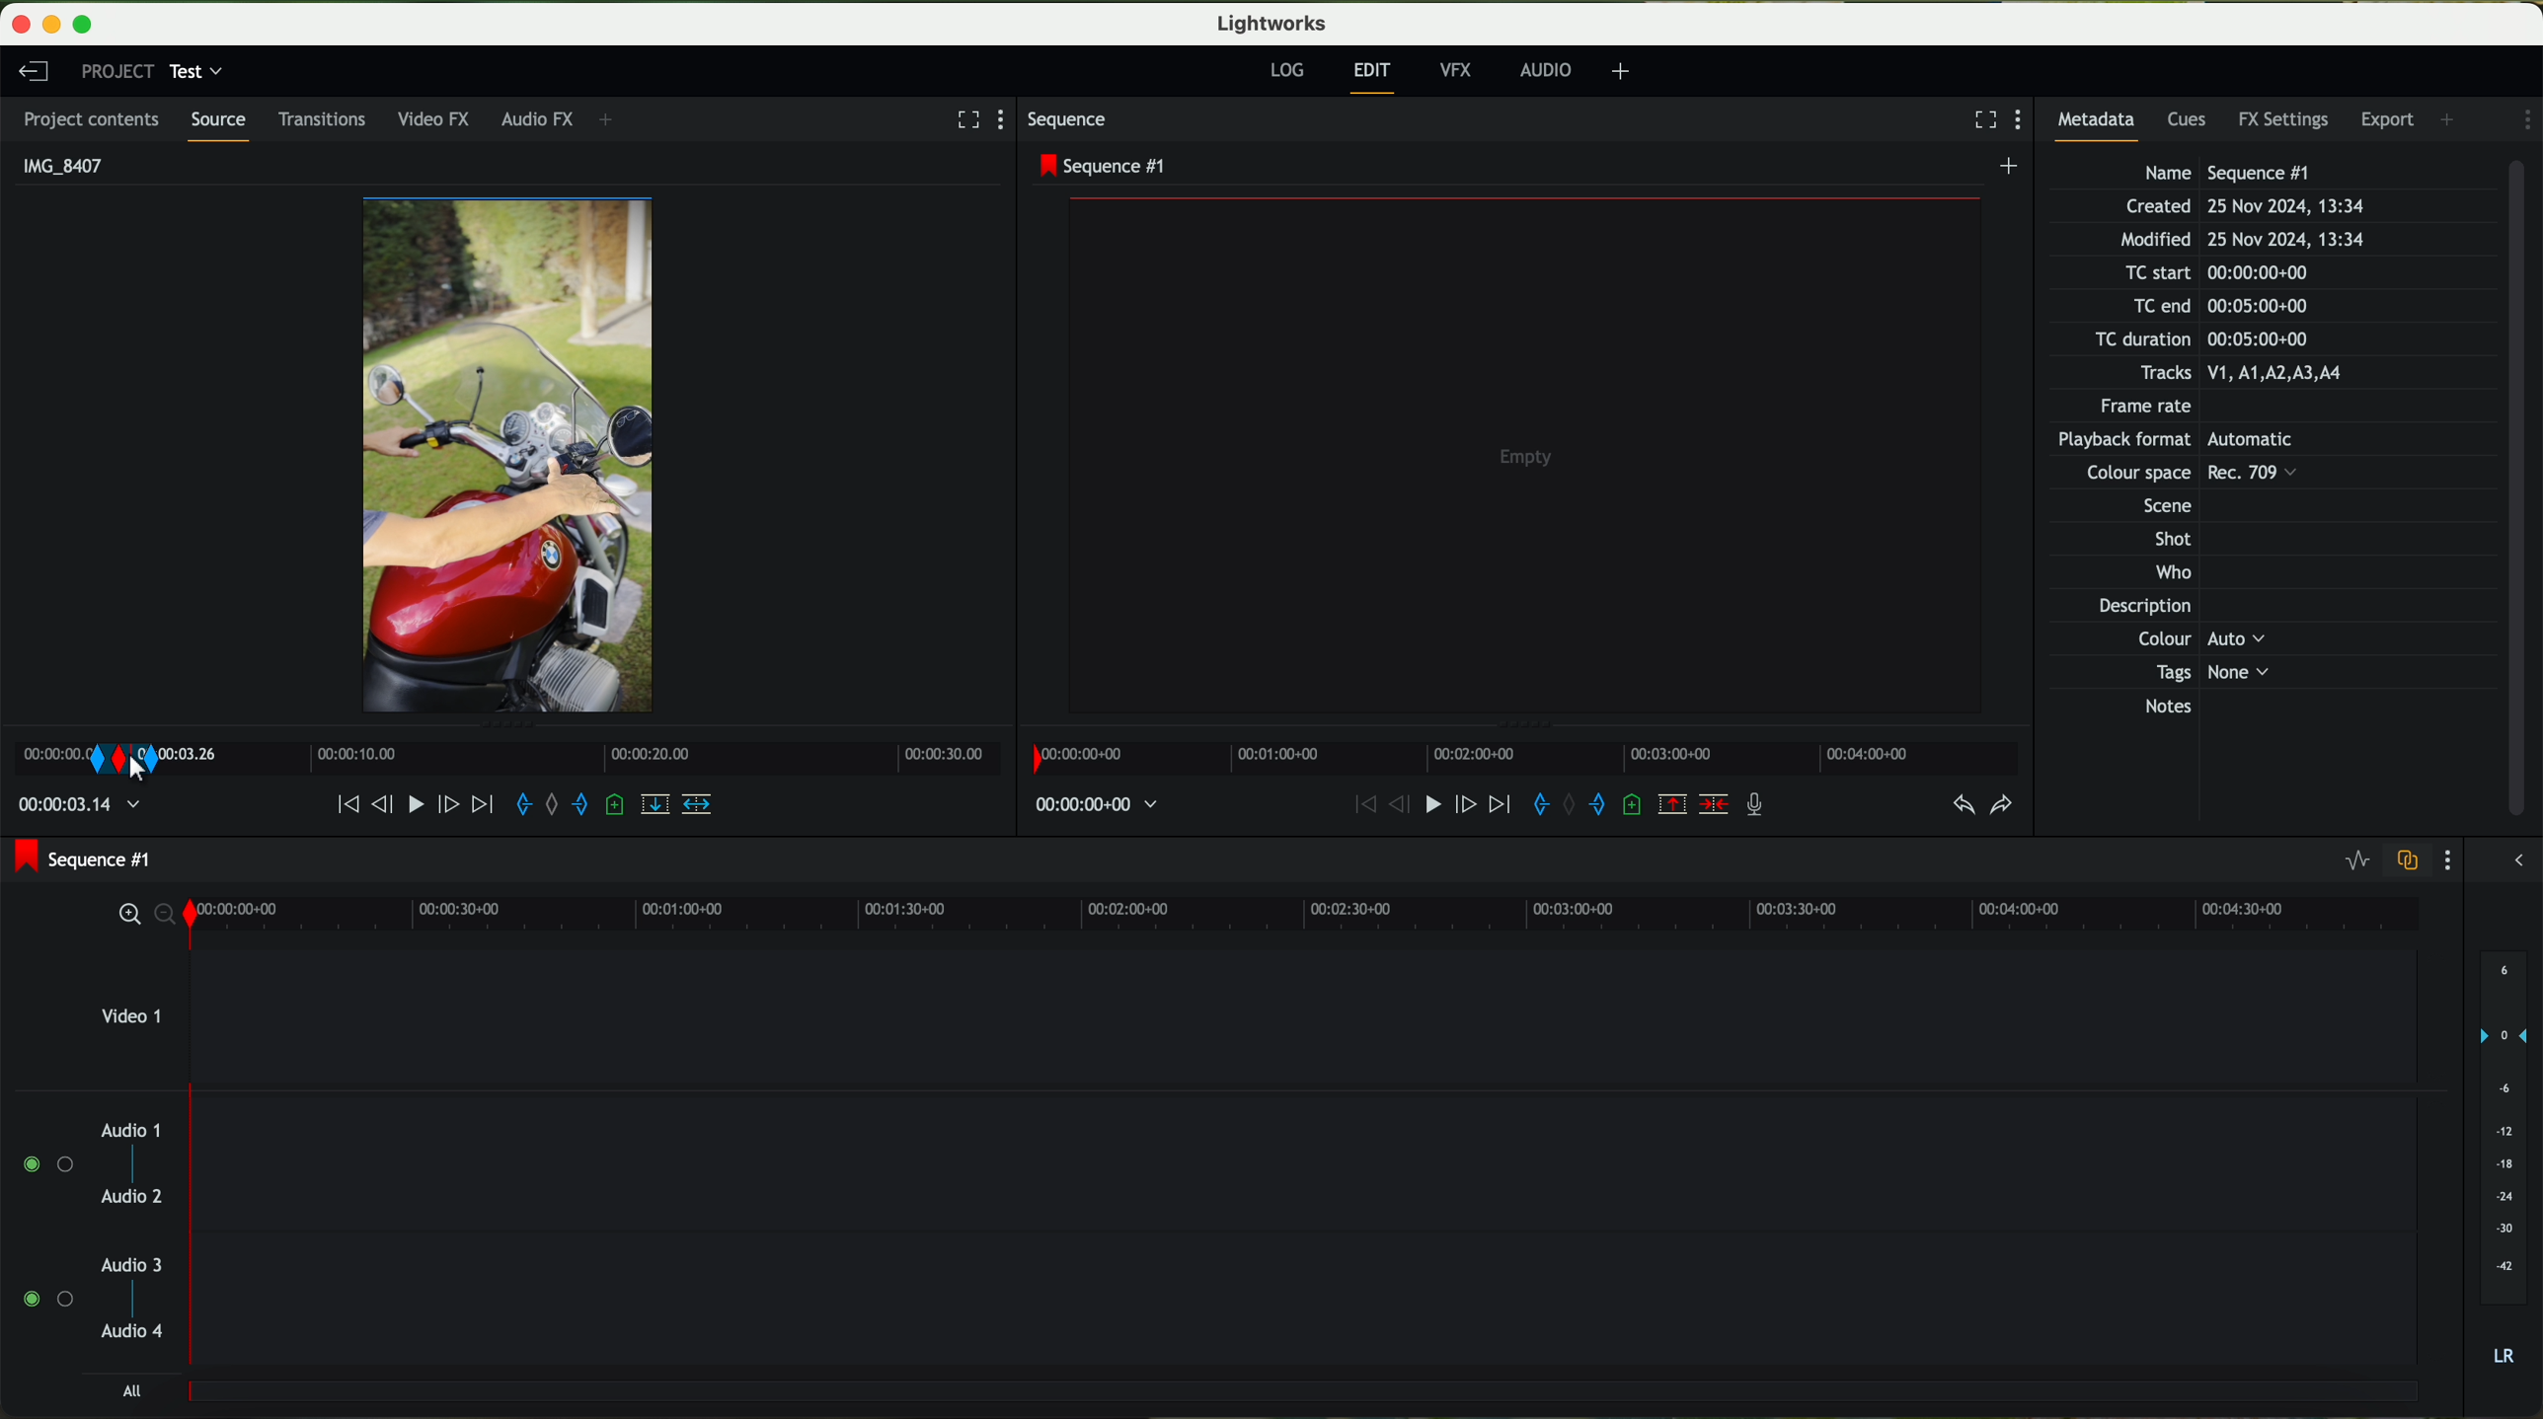 The height and width of the screenshot is (1419, 2543). I want to click on time, so click(84, 807).